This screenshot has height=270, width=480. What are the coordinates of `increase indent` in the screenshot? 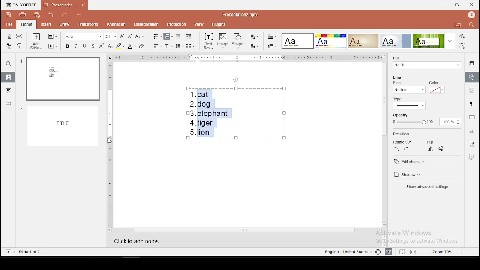 It's located at (189, 37).